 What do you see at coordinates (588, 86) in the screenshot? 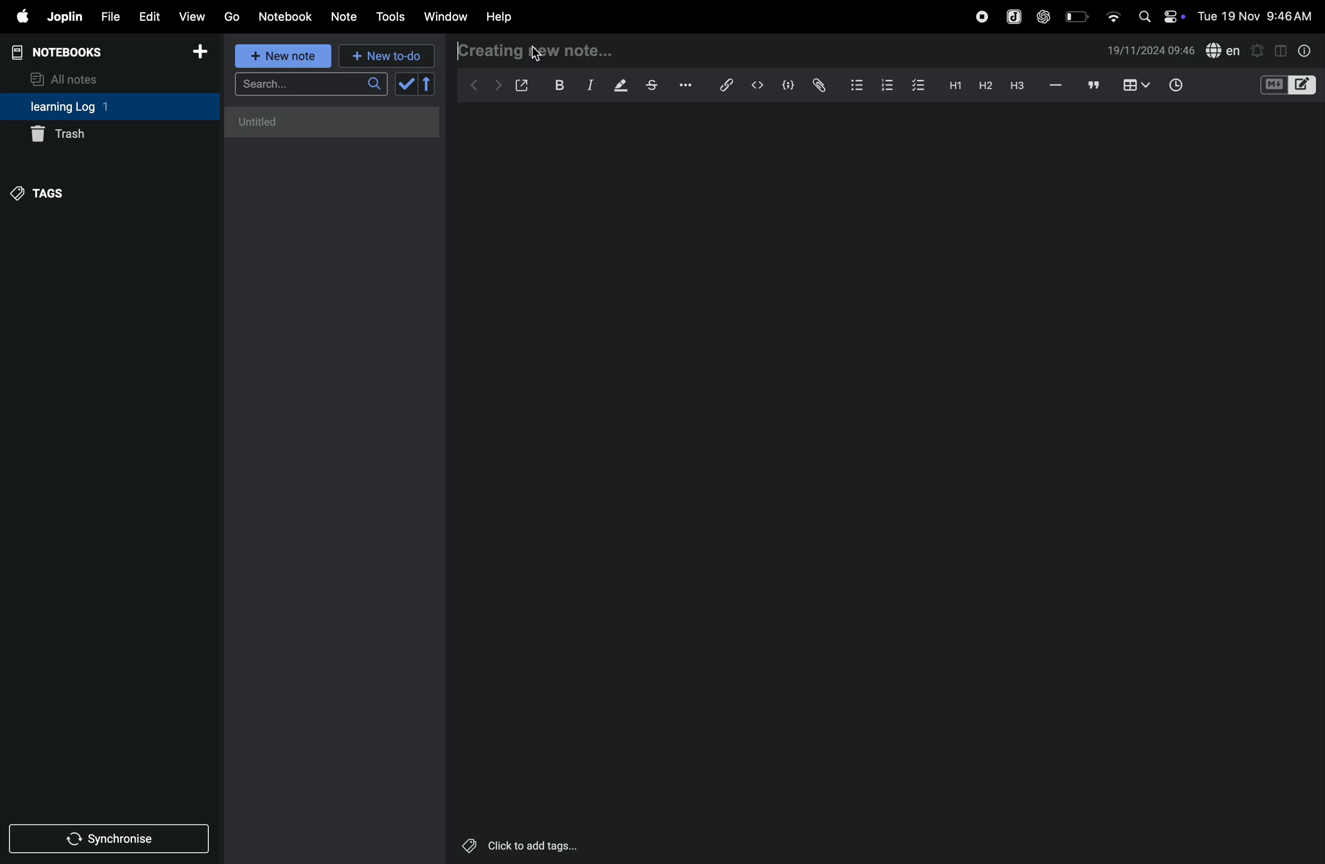
I see `itallic` at bounding box center [588, 86].